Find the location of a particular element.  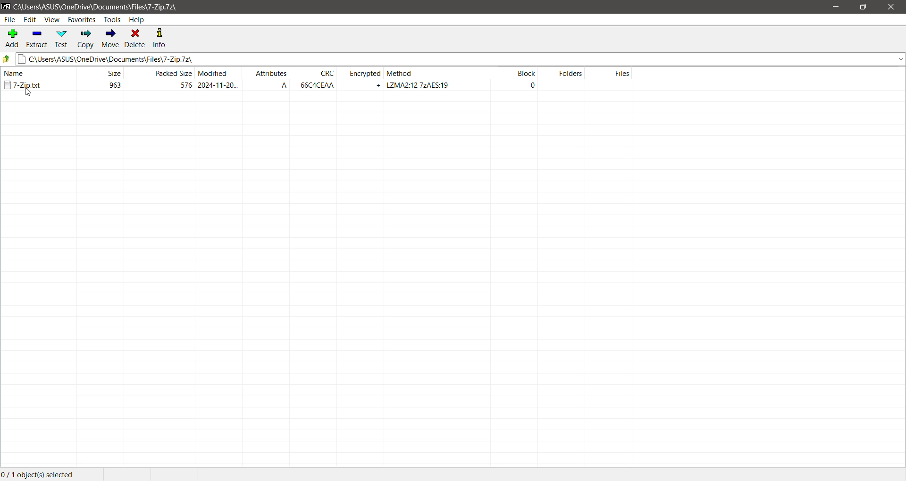

Minimize is located at coordinates (835, 7).